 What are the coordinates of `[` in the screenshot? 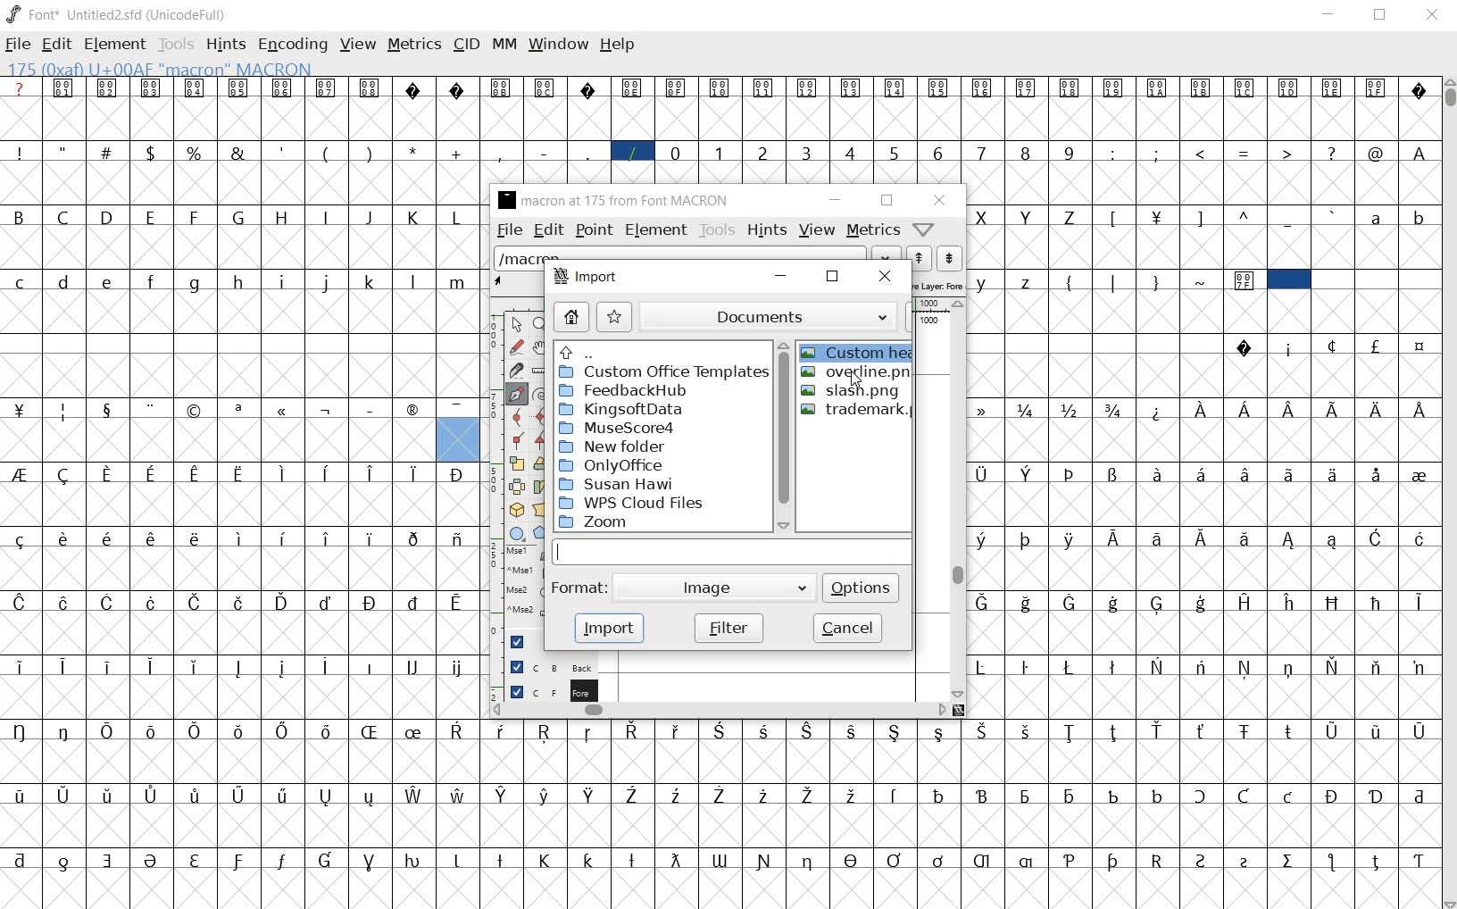 It's located at (1114, 217).